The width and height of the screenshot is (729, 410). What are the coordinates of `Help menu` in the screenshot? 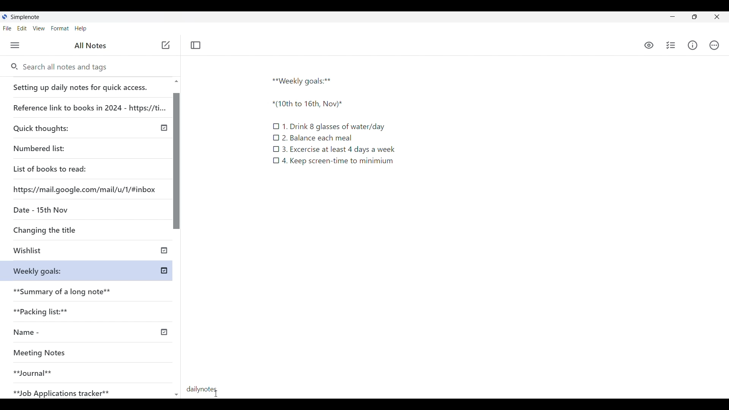 It's located at (80, 28).